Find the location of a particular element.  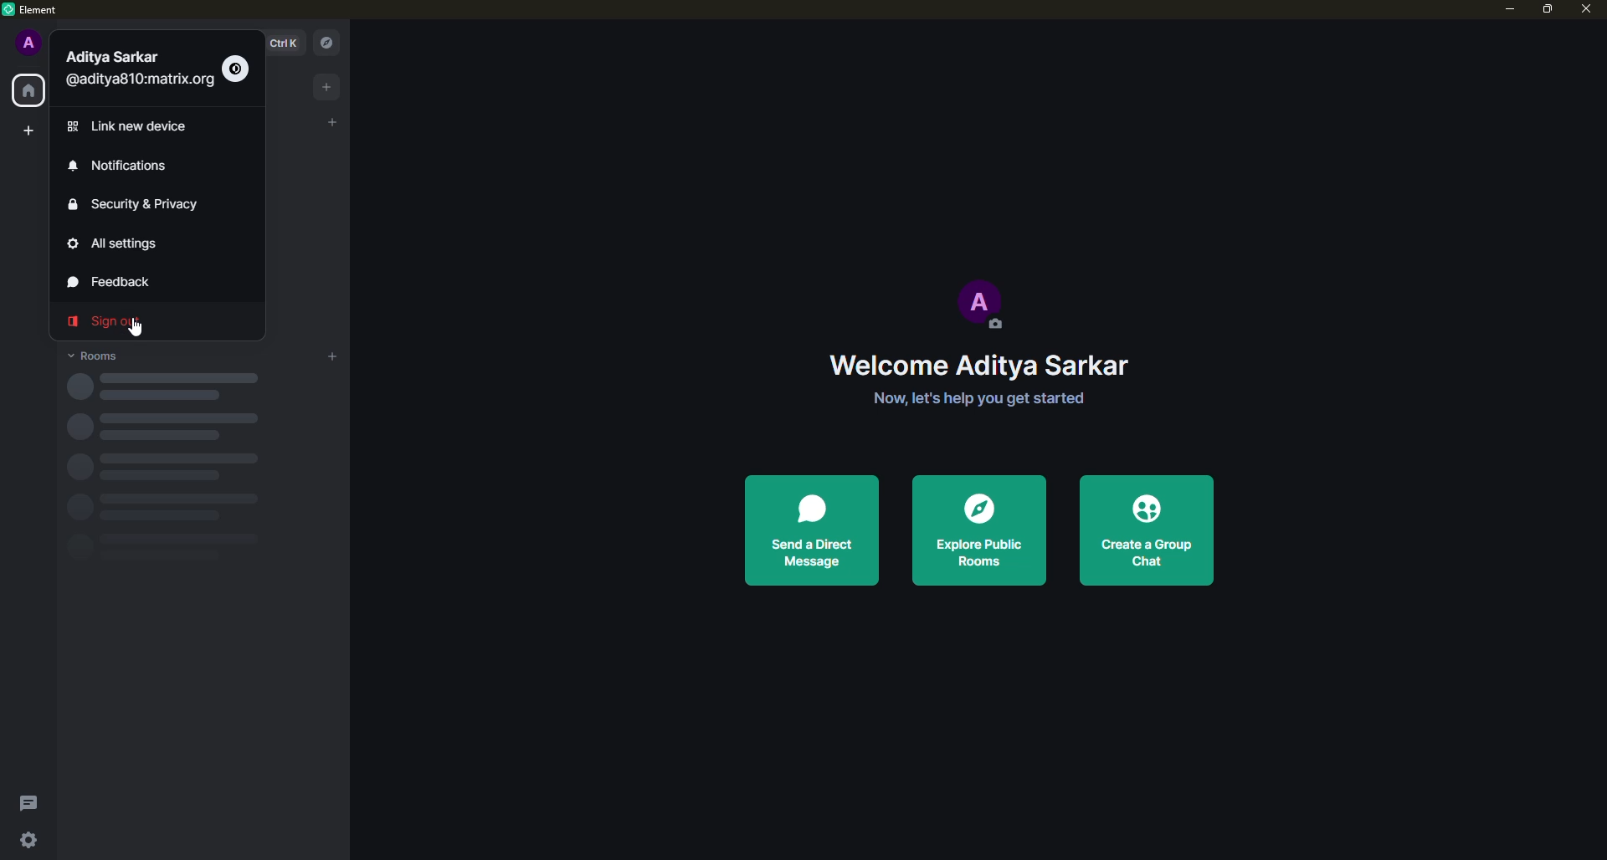

settings and privacy is located at coordinates (141, 205).